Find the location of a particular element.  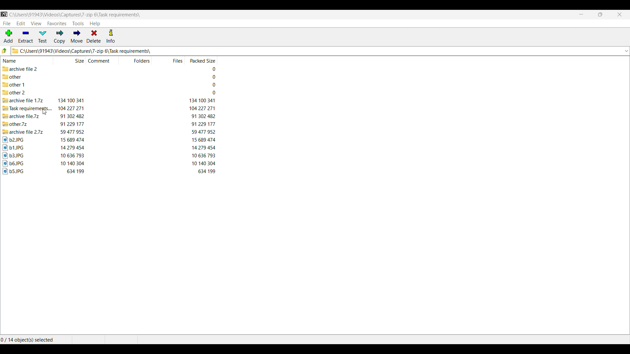

size is located at coordinates (73, 147).